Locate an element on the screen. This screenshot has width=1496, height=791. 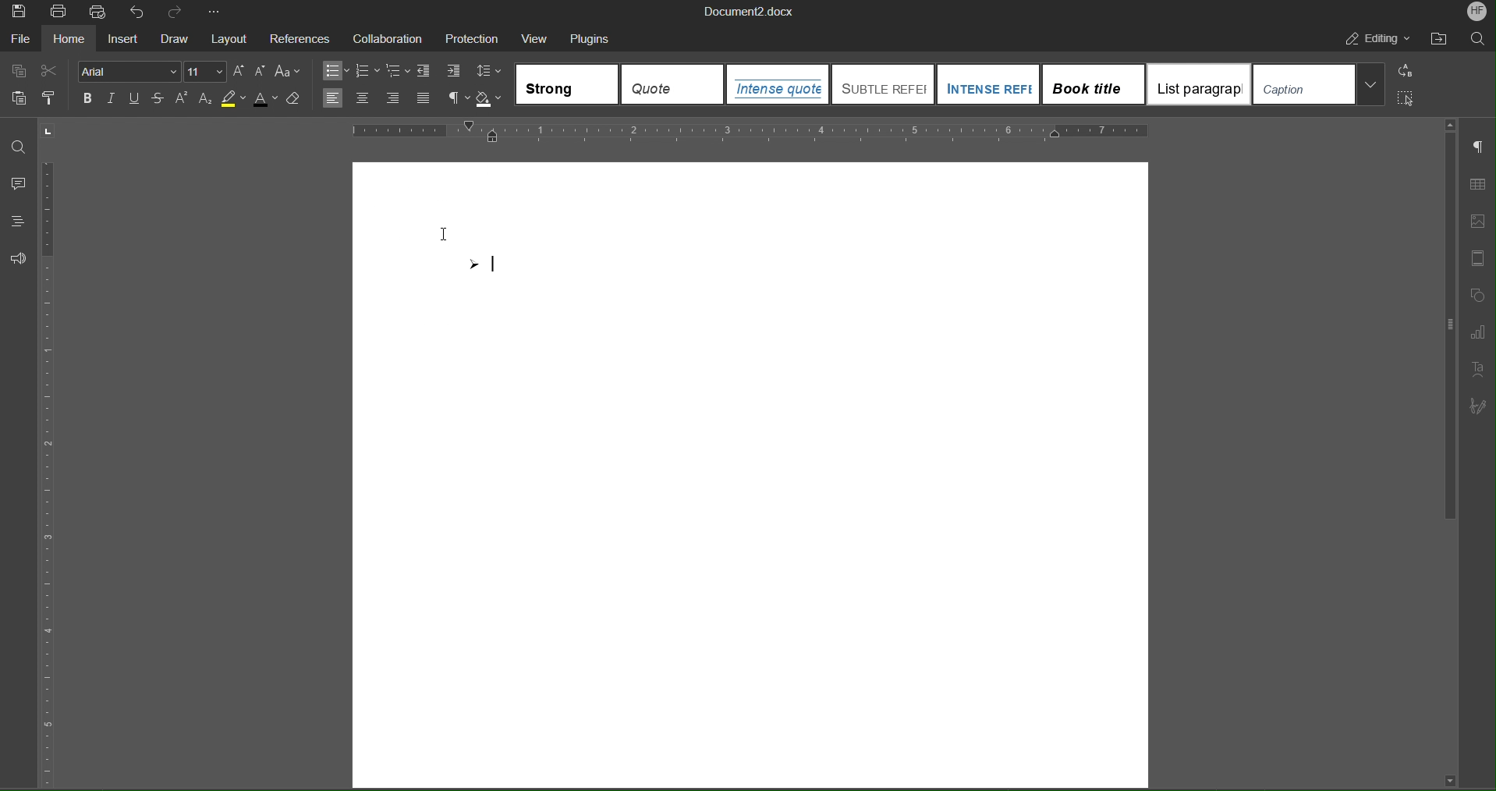
Nonprinting characters is located at coordinates (459, 95).